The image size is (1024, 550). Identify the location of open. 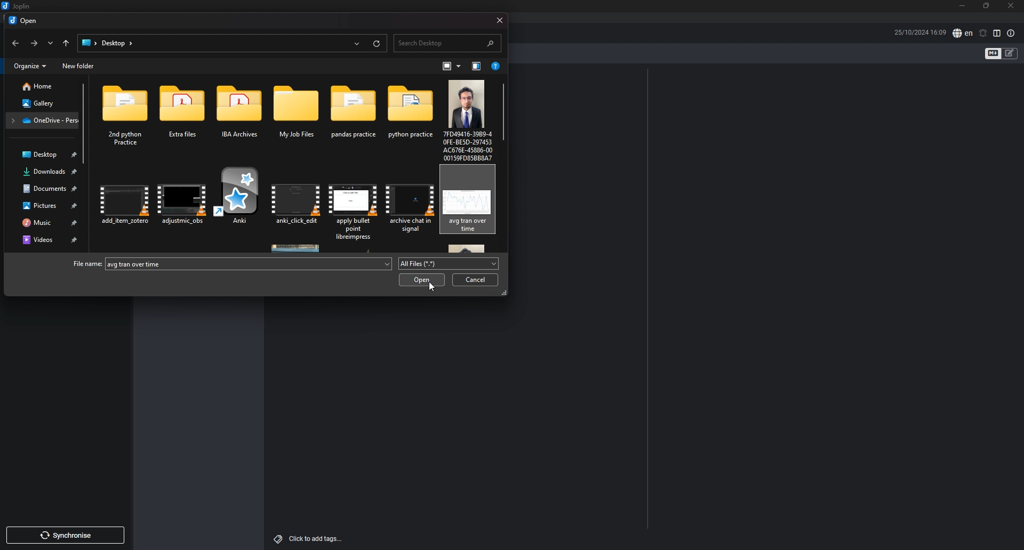
(25, 21).